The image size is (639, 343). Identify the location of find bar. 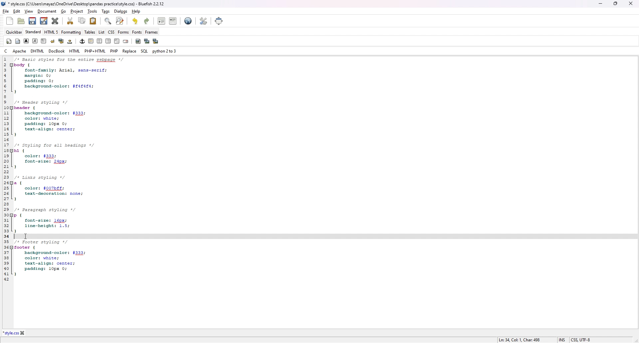
(107, 21).